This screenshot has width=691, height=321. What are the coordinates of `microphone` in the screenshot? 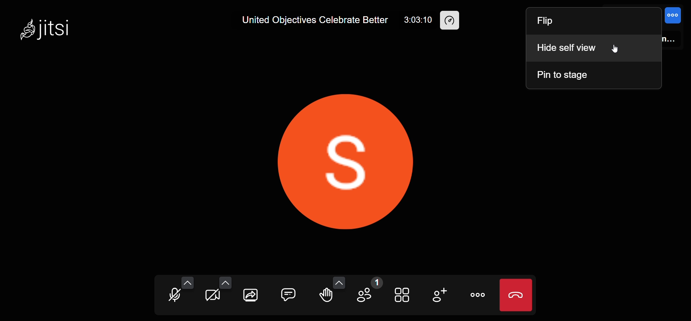 It's located at (173, 296).